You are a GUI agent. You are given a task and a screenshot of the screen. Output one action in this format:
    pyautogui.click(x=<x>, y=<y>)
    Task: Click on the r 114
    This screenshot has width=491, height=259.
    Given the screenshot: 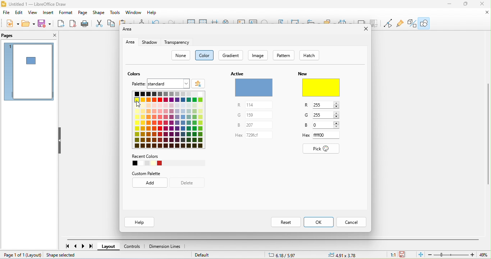 What is the action you would take?
    pyautogui.click(x=256, y=105)
    